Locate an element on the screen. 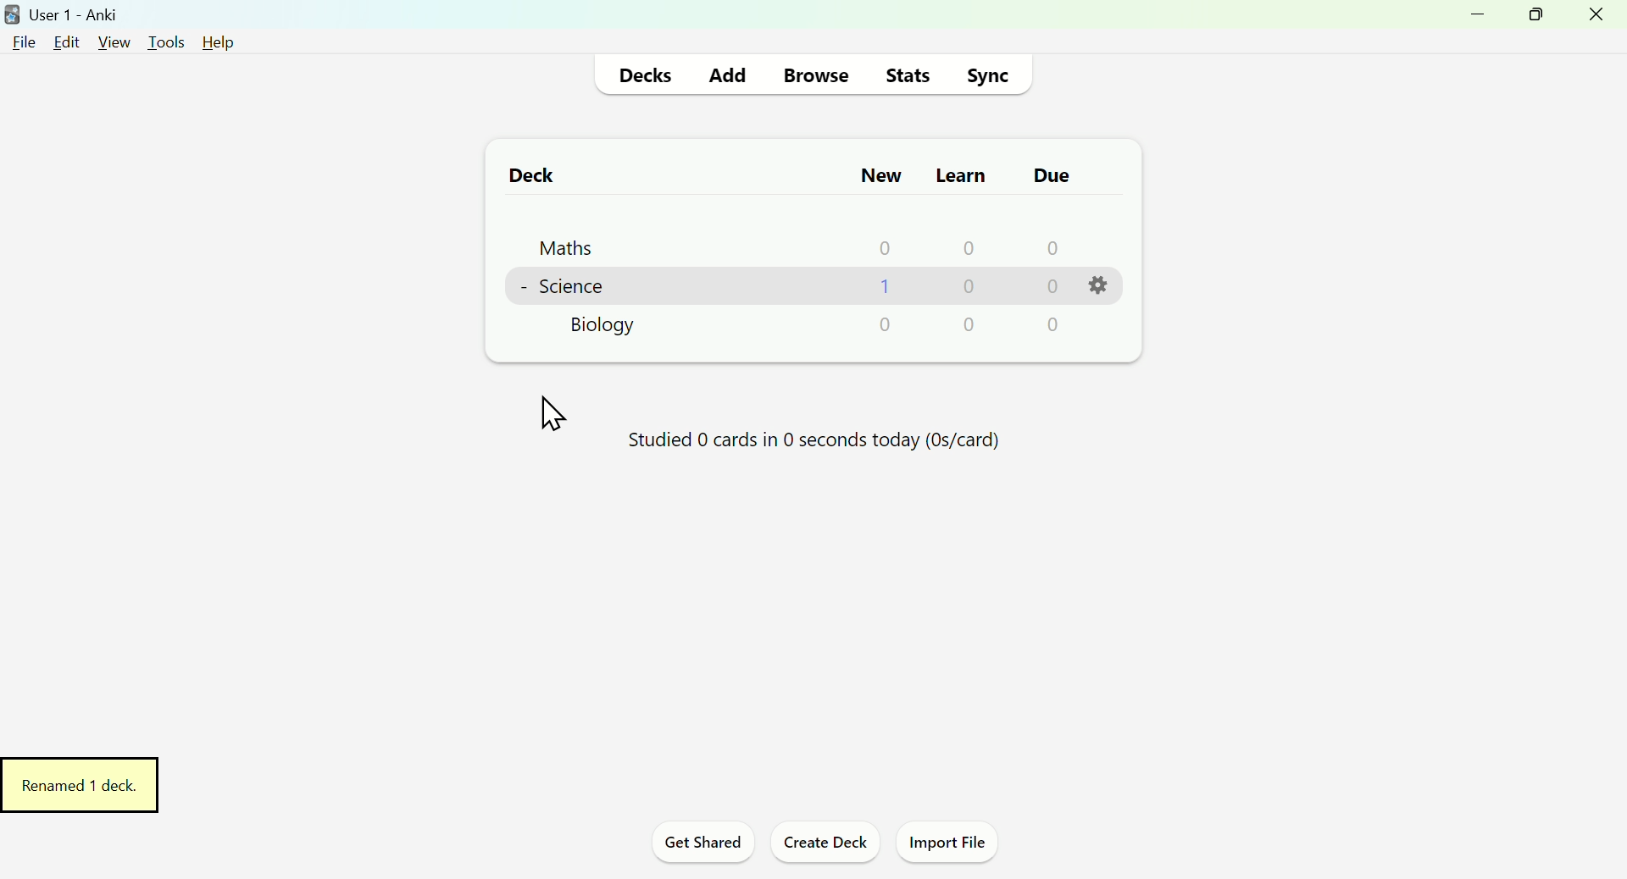 The width and height of the screenshot is (1627, 879). Settings is located at coordinates (1102, 285).